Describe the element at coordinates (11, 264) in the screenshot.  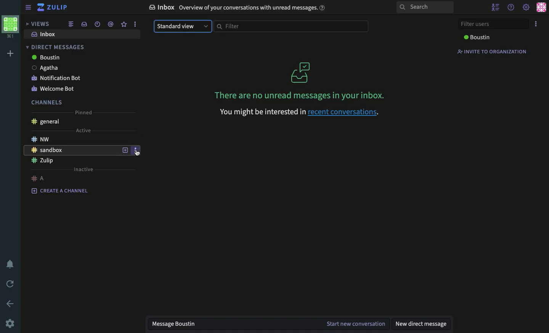
I see `notification` at that location.